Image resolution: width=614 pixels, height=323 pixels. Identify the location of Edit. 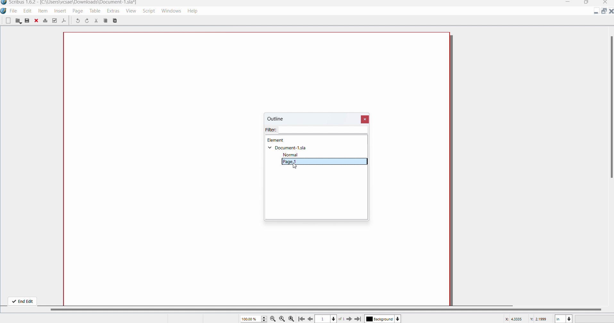
(27, 11).